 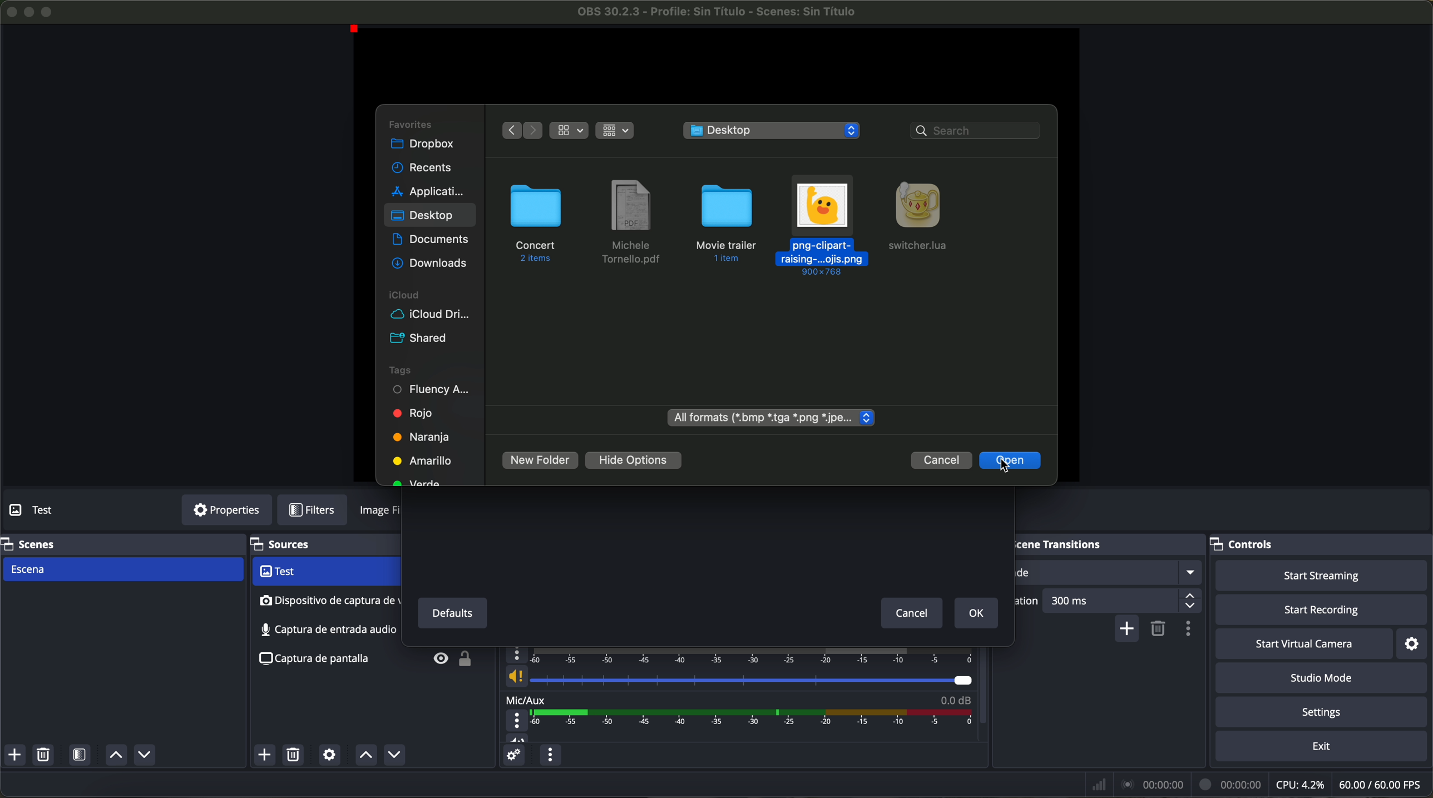 I want to click on sources, so click(x=295, y=545).